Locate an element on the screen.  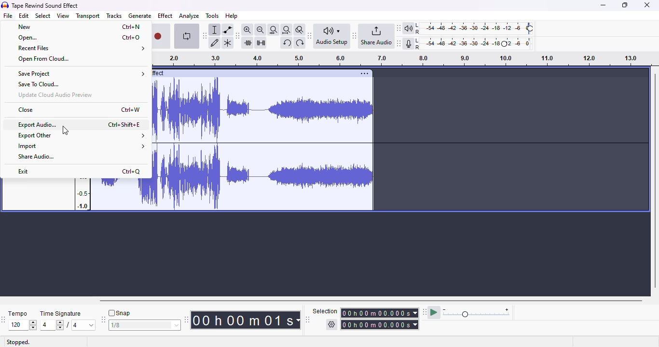
audacity play-at-speed toolbar is located at coordinates (468, 312).